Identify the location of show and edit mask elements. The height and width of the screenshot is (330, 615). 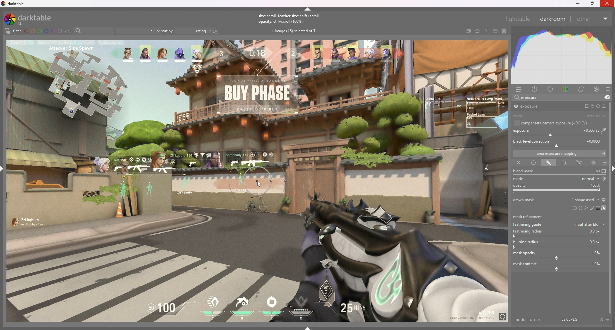
(604, 208).